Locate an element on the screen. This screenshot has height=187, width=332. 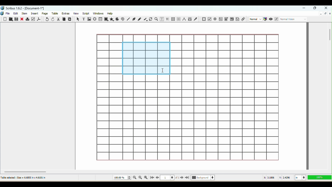
Logo is located at coordinates (2, 14).